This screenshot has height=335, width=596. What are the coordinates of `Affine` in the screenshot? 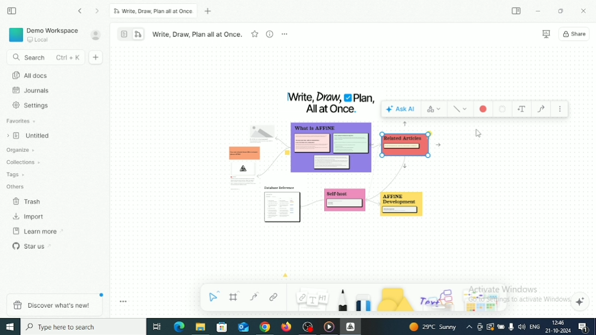 It's located at (350, 326).